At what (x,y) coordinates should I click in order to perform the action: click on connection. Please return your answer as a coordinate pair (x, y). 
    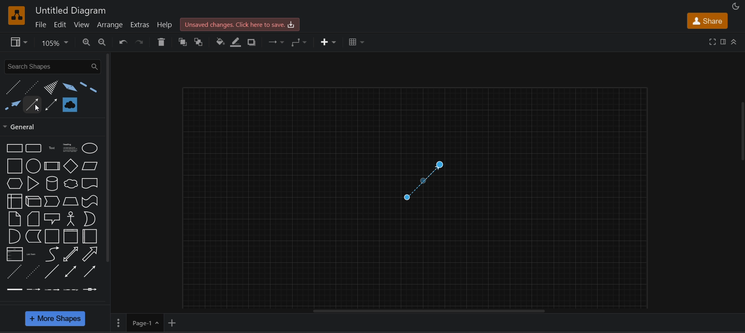
    Looking at the image, I should click on (278, 42).